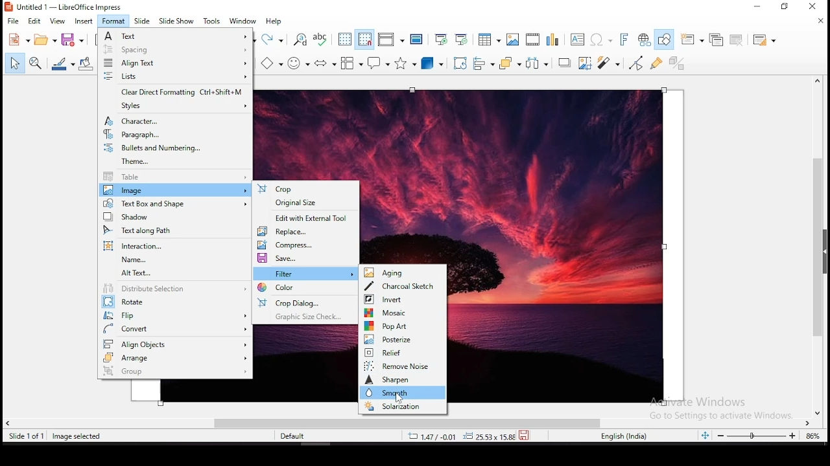  What do you see at coordinates (403, 272) in the screenshot?
I see `aging` at bounding box center [403, 272].